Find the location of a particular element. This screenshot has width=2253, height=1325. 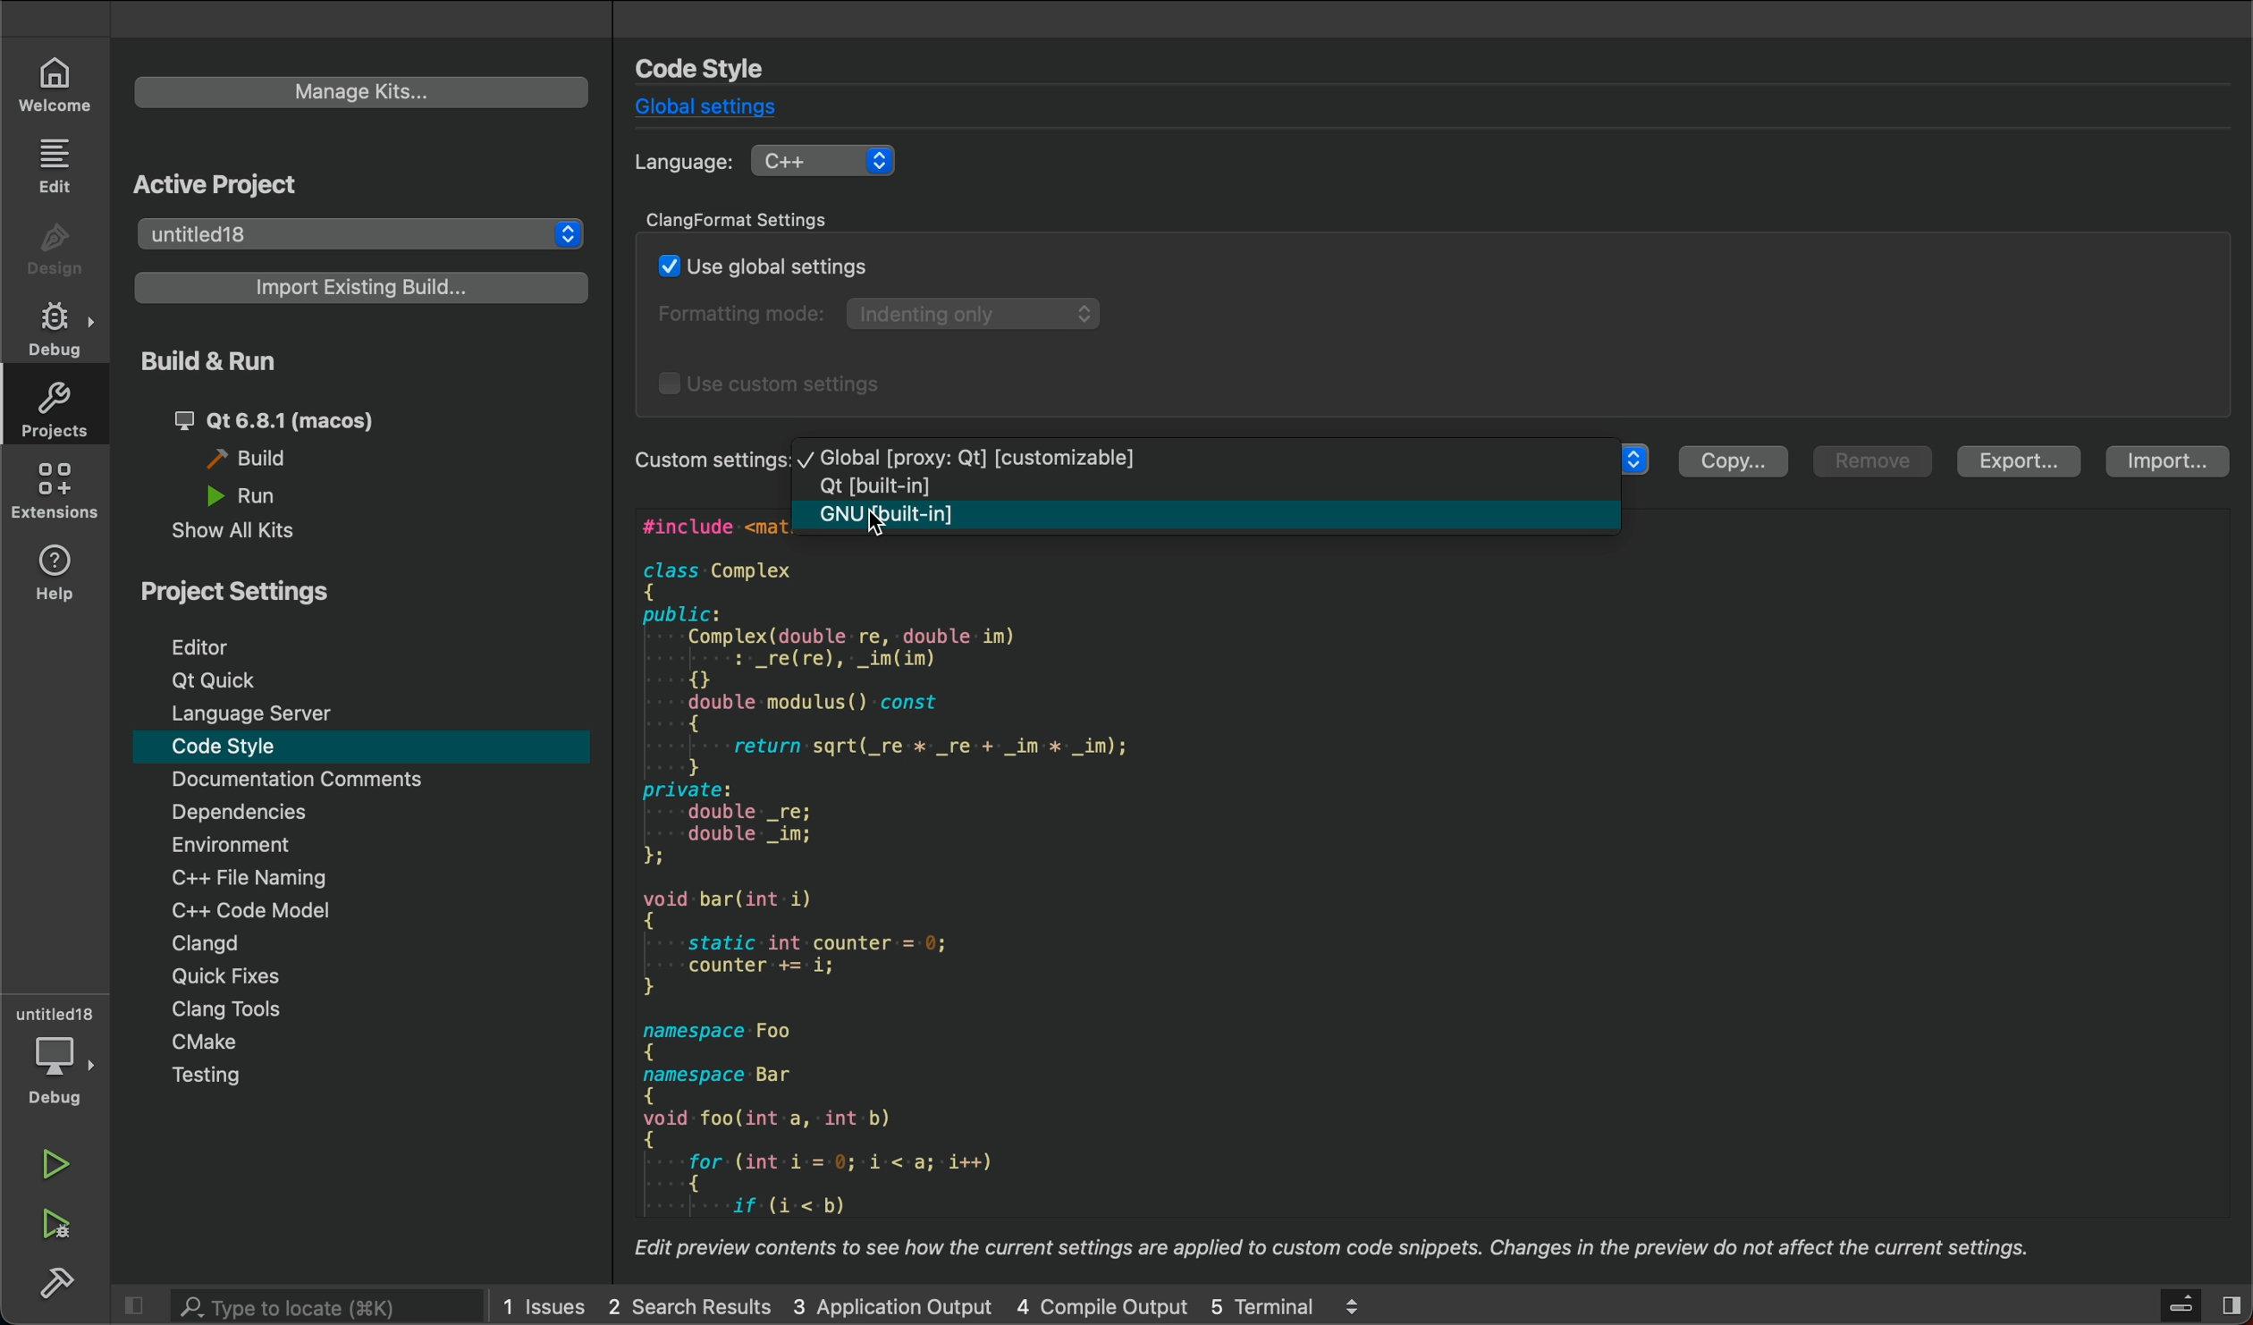

Untitled  is located at coordinates (53, 1016).